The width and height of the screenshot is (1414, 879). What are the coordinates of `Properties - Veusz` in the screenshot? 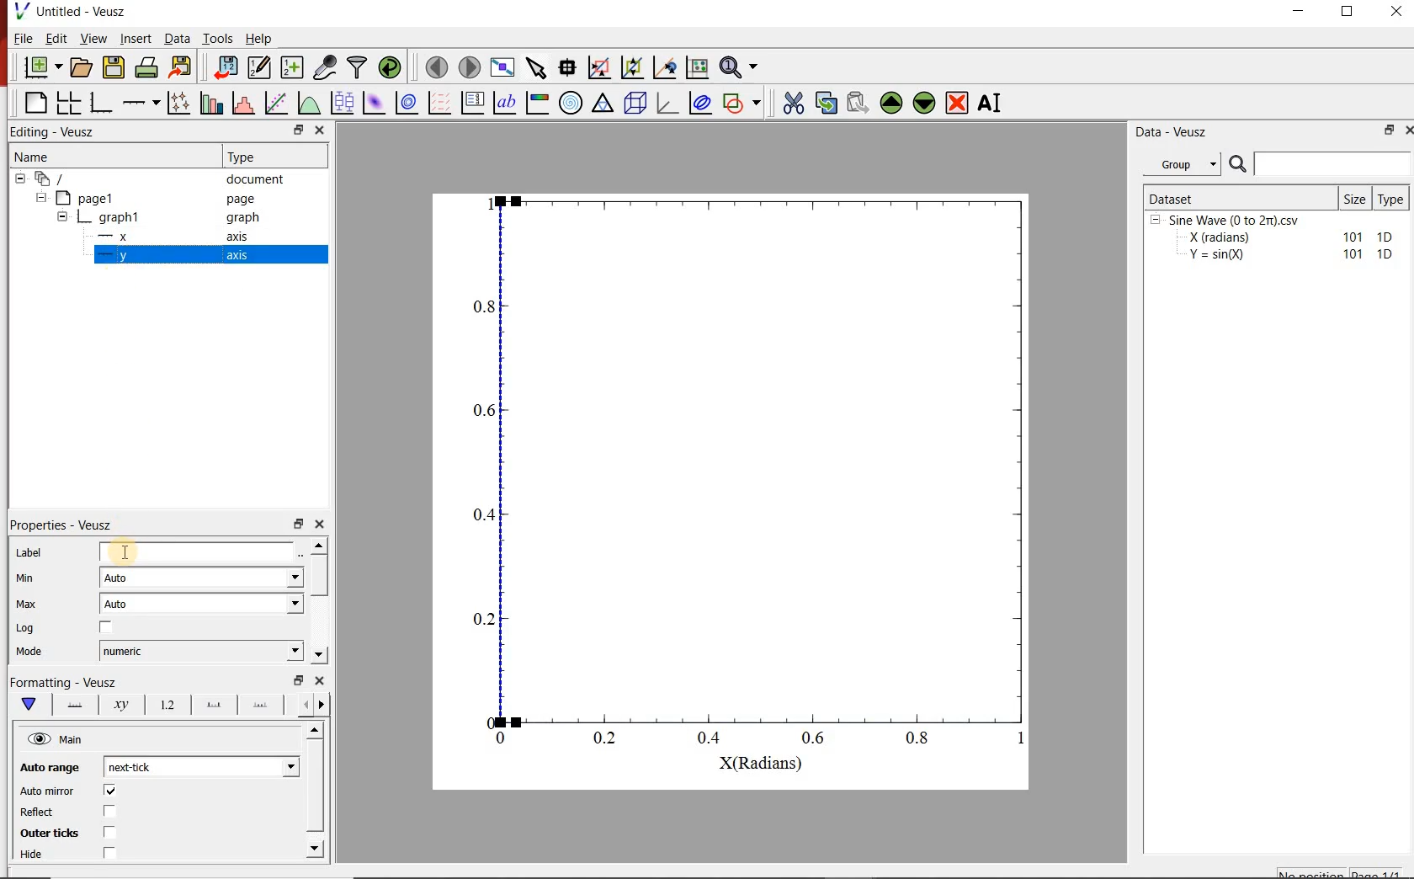 It's located at (63, 525).